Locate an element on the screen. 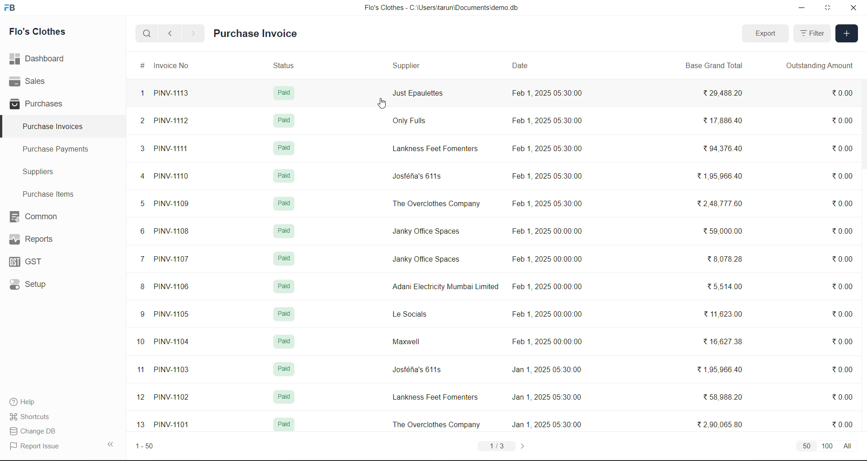  ₹0.00 is located at coordinates (839, 179).